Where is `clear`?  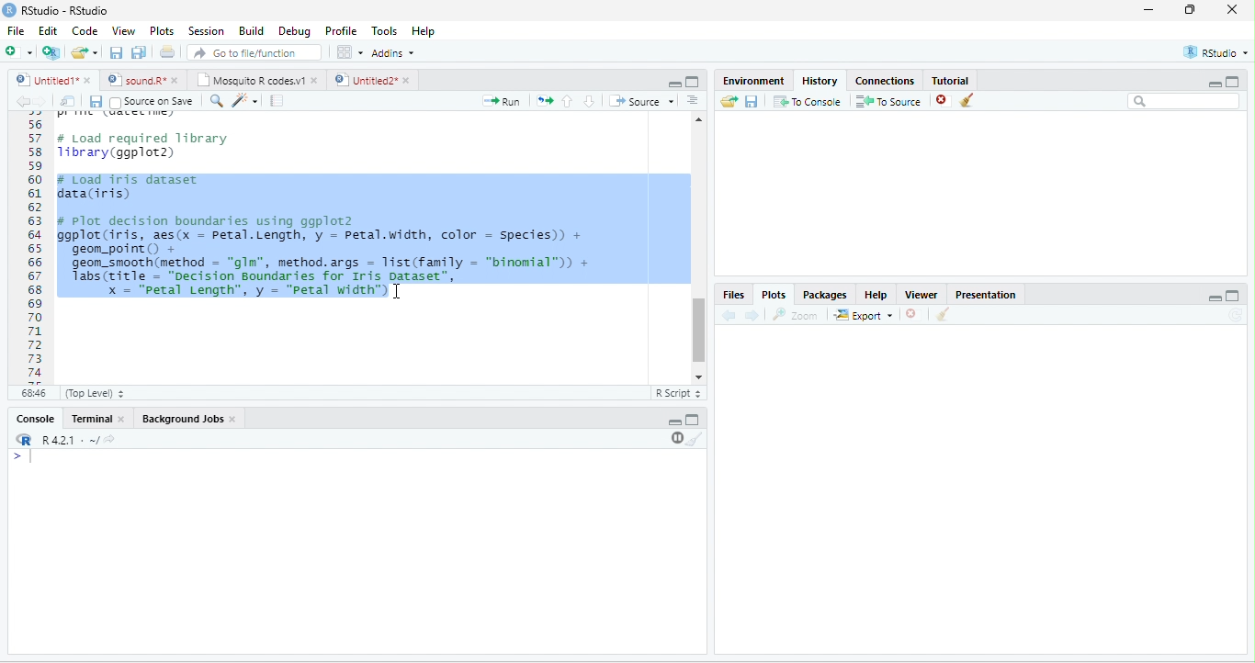 clear is located at coordinates (695, 439).